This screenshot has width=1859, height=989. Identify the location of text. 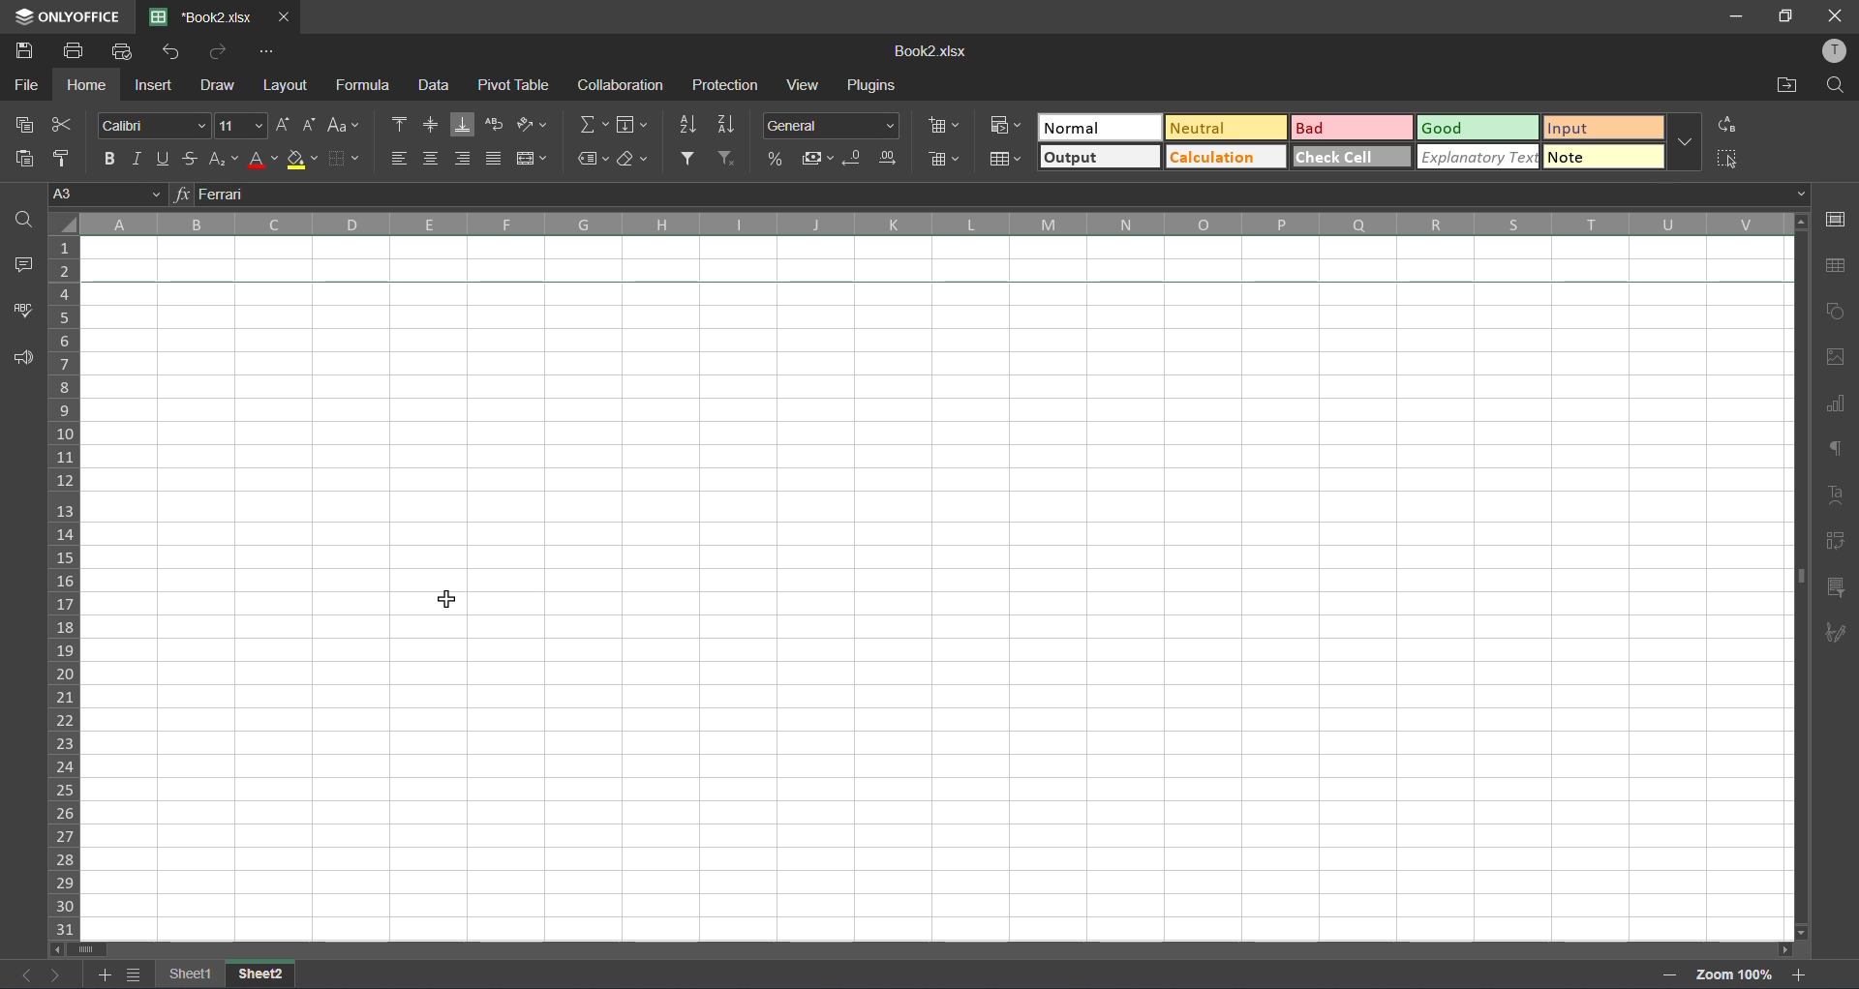
(1834, 495).